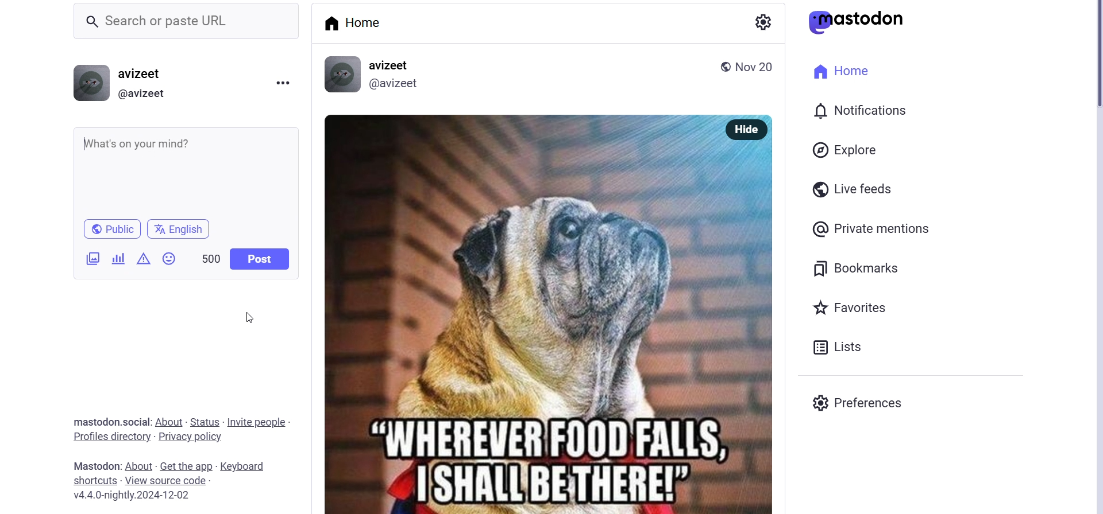 Image resolution: width=1103 pixels, height=514 pixels. I want to click on status, so click(206, 419).